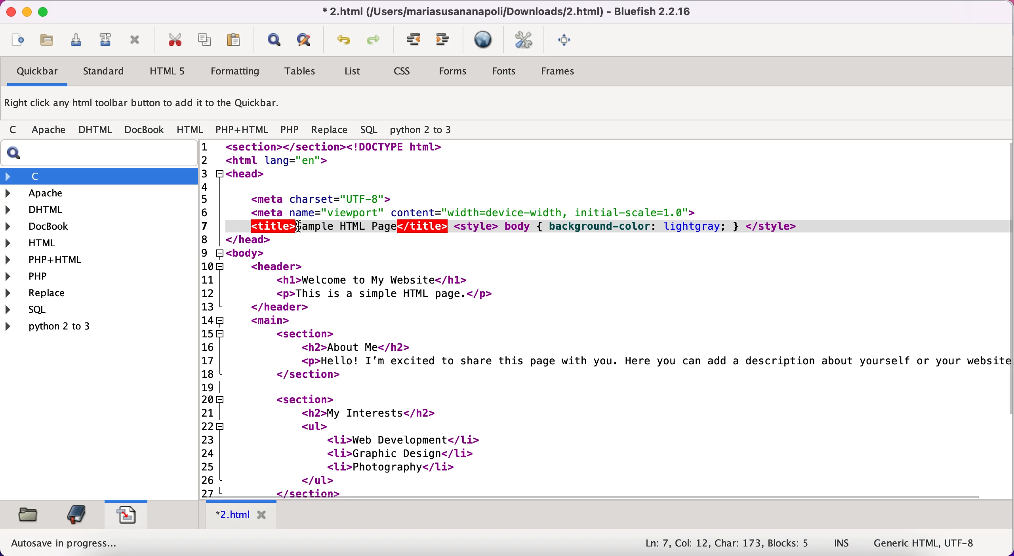  I want to click on php, so click(50, 276).